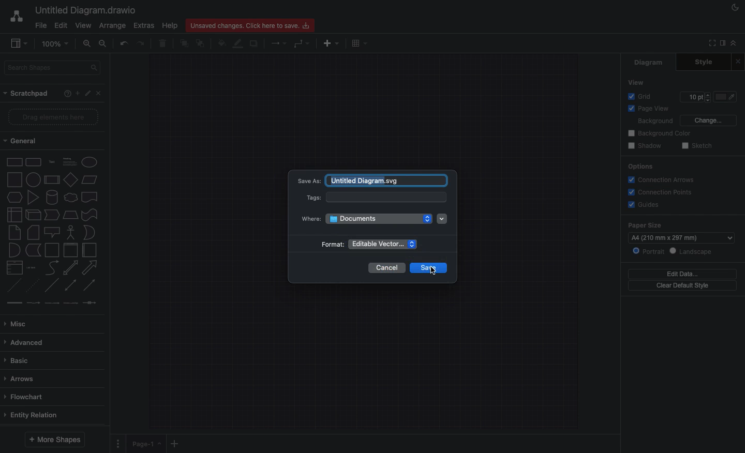  What do you see at coordinates (86, 44) in the screenshot?
I see `Zoom in` at bounding box center [86, 44].